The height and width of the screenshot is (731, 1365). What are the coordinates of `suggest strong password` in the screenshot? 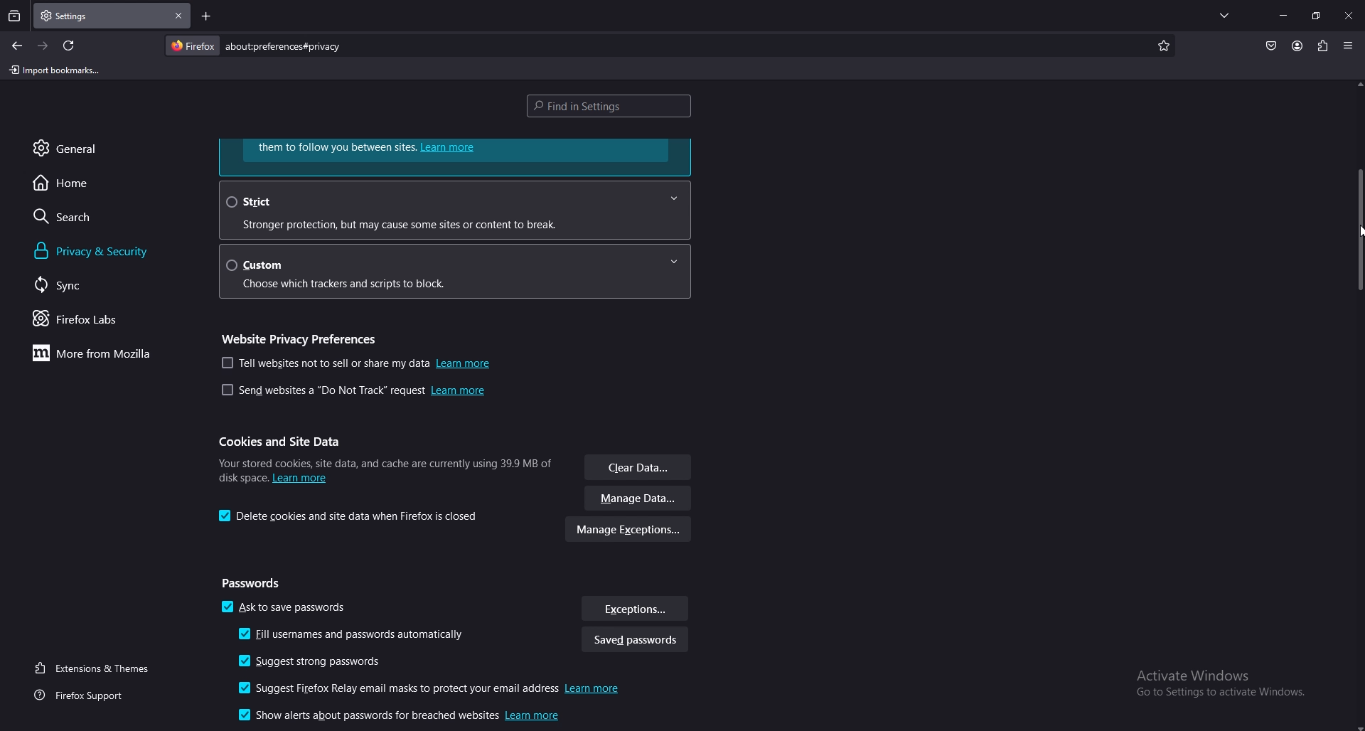 It's located at (318, 662).